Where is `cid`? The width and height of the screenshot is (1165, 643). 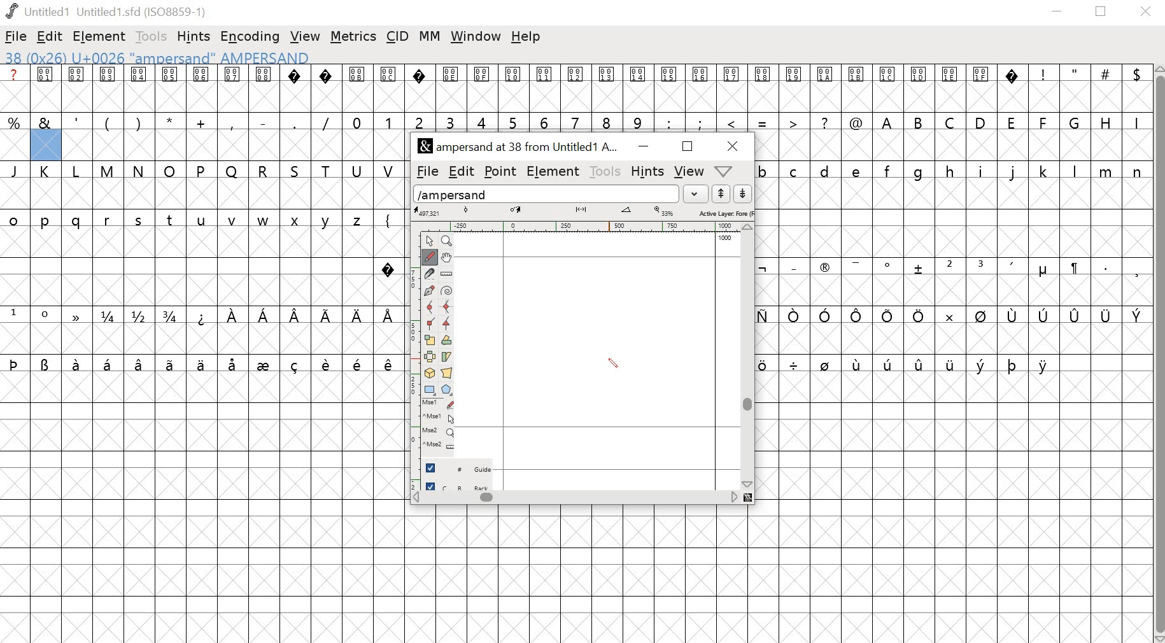 cid is located at coordinates (399, 36).